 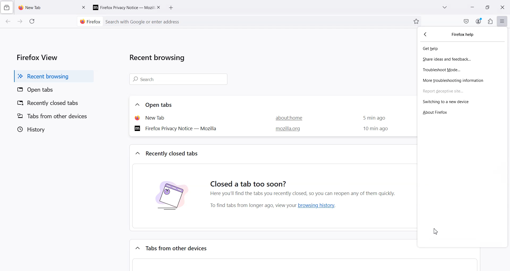 I want to click on Search with google or enter address, so click(x=257, y=21).